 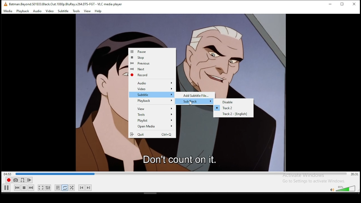 What do you see at coordinates (6, 188) in the screenshot?
I see `play` at bounding box center [6, 188].